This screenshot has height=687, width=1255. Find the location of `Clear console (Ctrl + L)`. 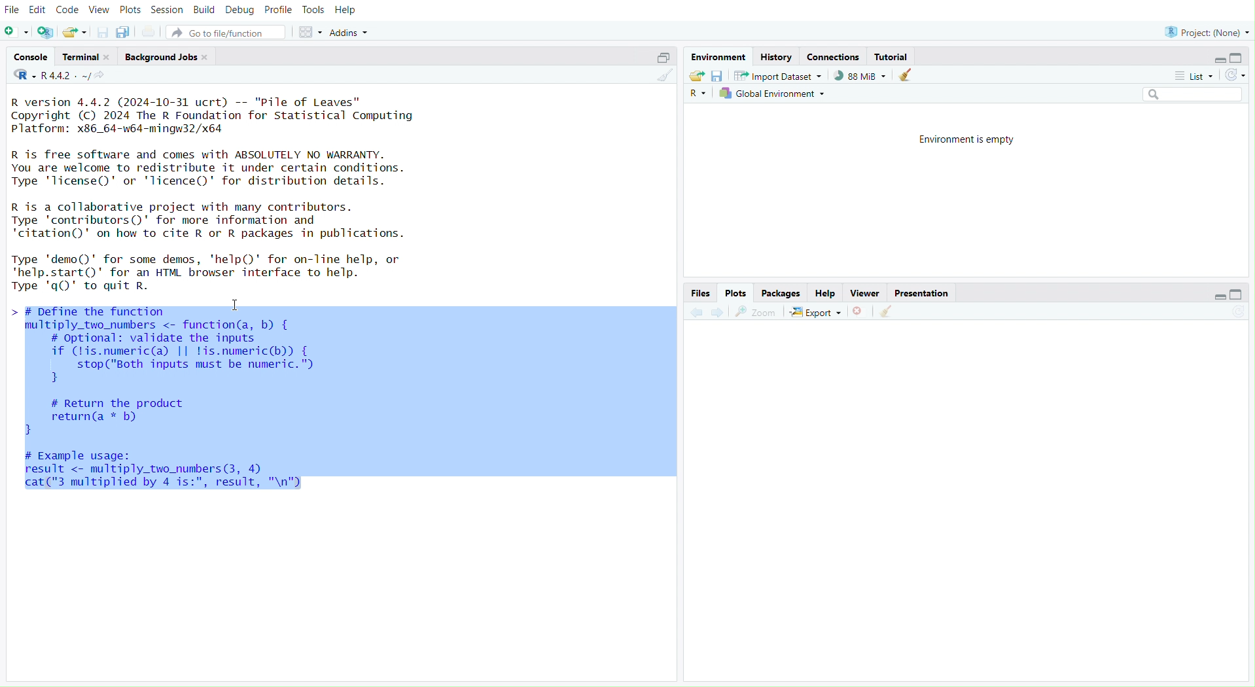

Clear console (Ctrl + L) is located at coordinates (662, 77).